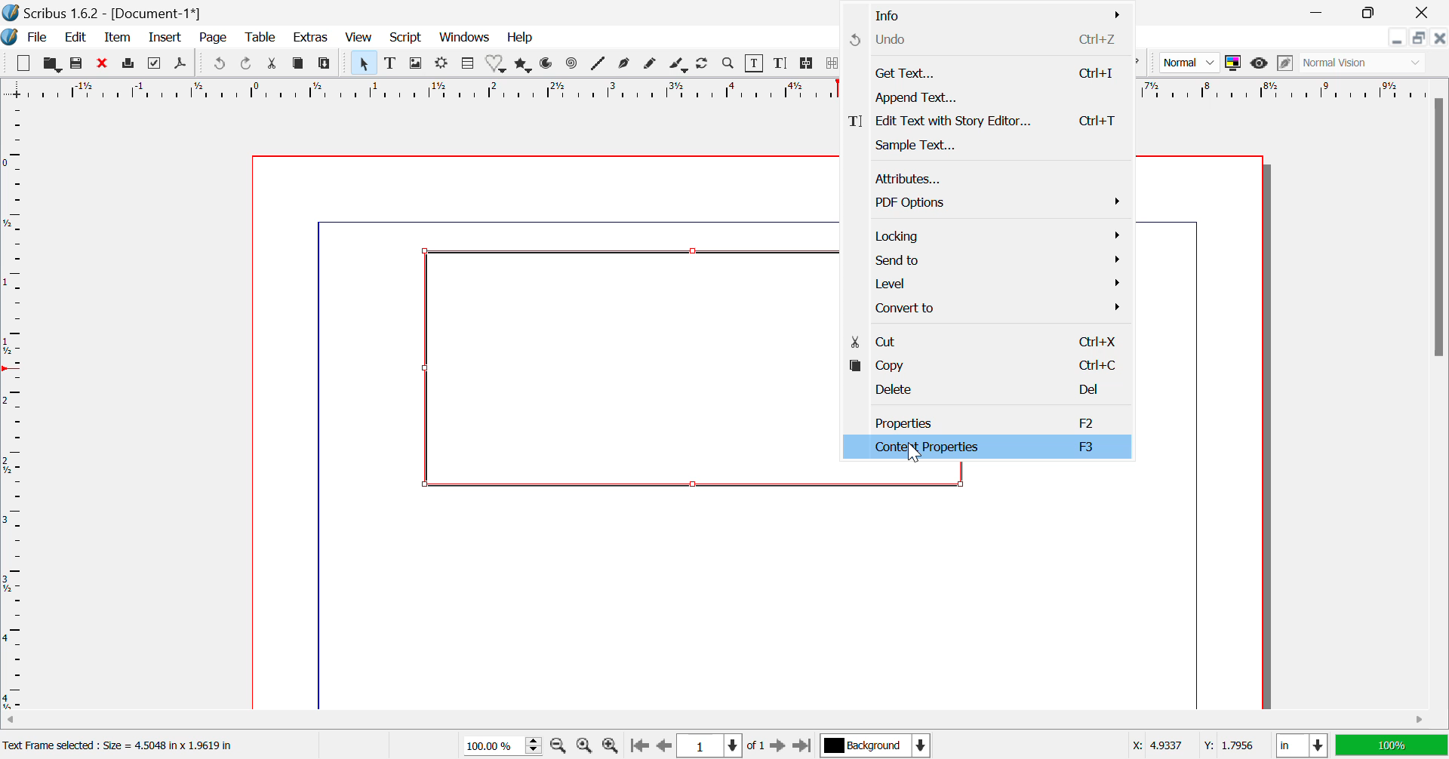  Describe the element at coordinates (417, 63) in the screenshot. I see `Image Frame` at that location.